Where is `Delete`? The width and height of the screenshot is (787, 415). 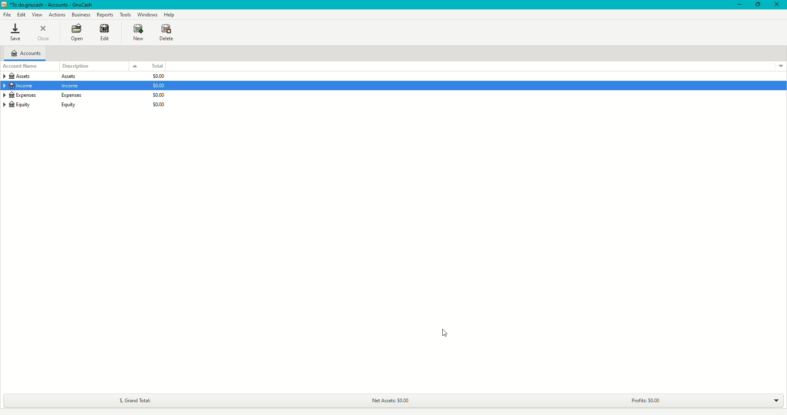 Delete is located at coordinates (168, 32).